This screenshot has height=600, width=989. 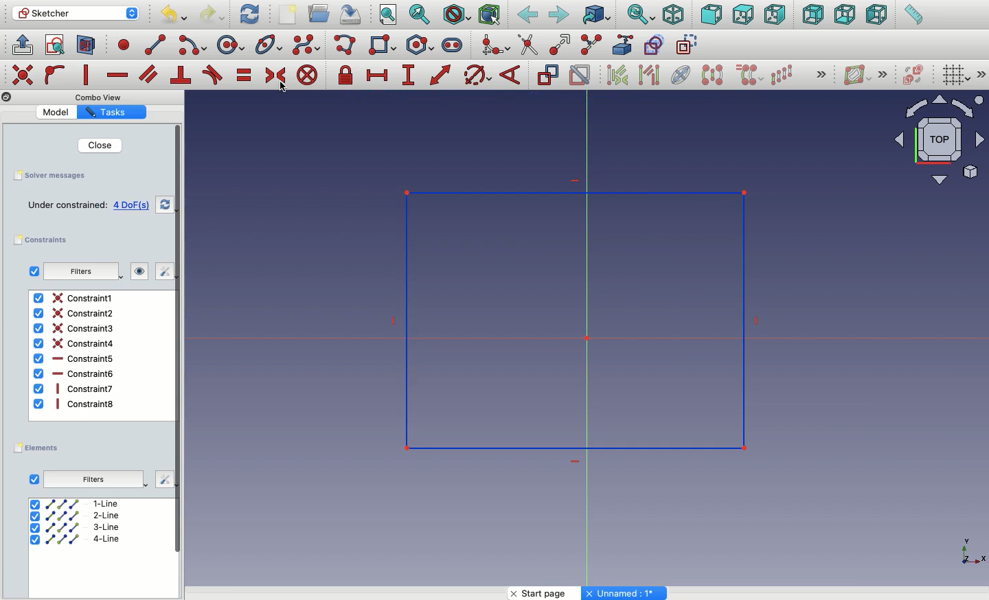 I want to click on constrain equal, so click(x=245, y=75).